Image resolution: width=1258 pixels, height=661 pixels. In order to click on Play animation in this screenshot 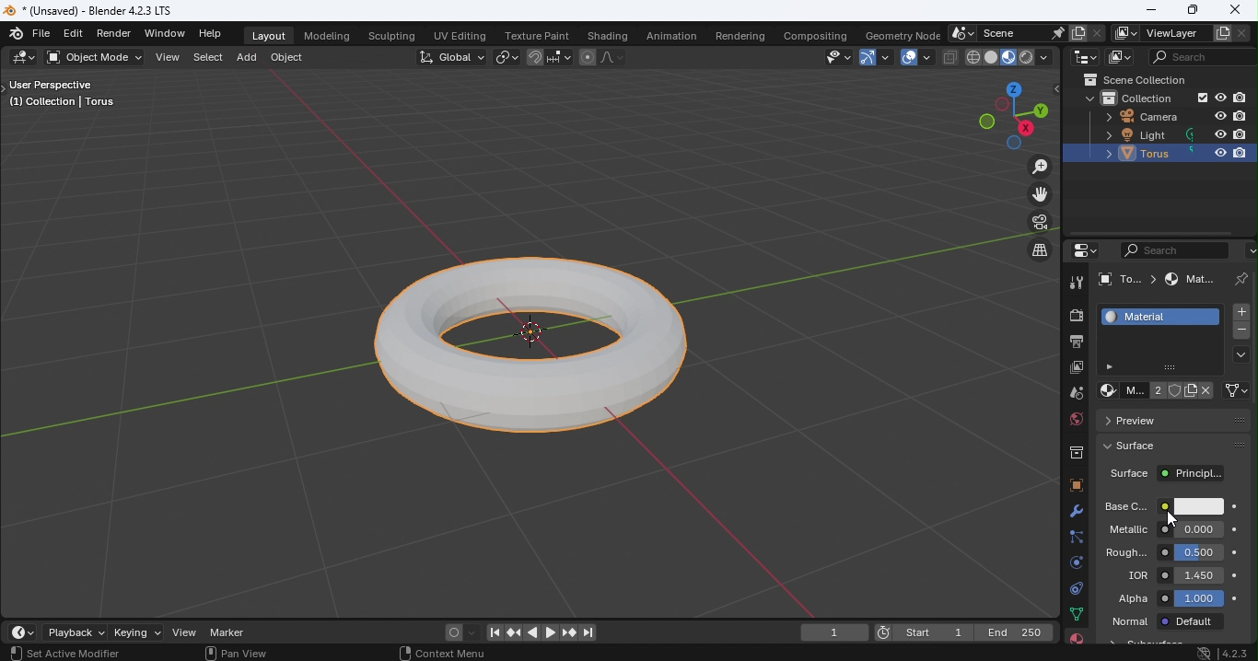, I will do `click(531, 632)`.